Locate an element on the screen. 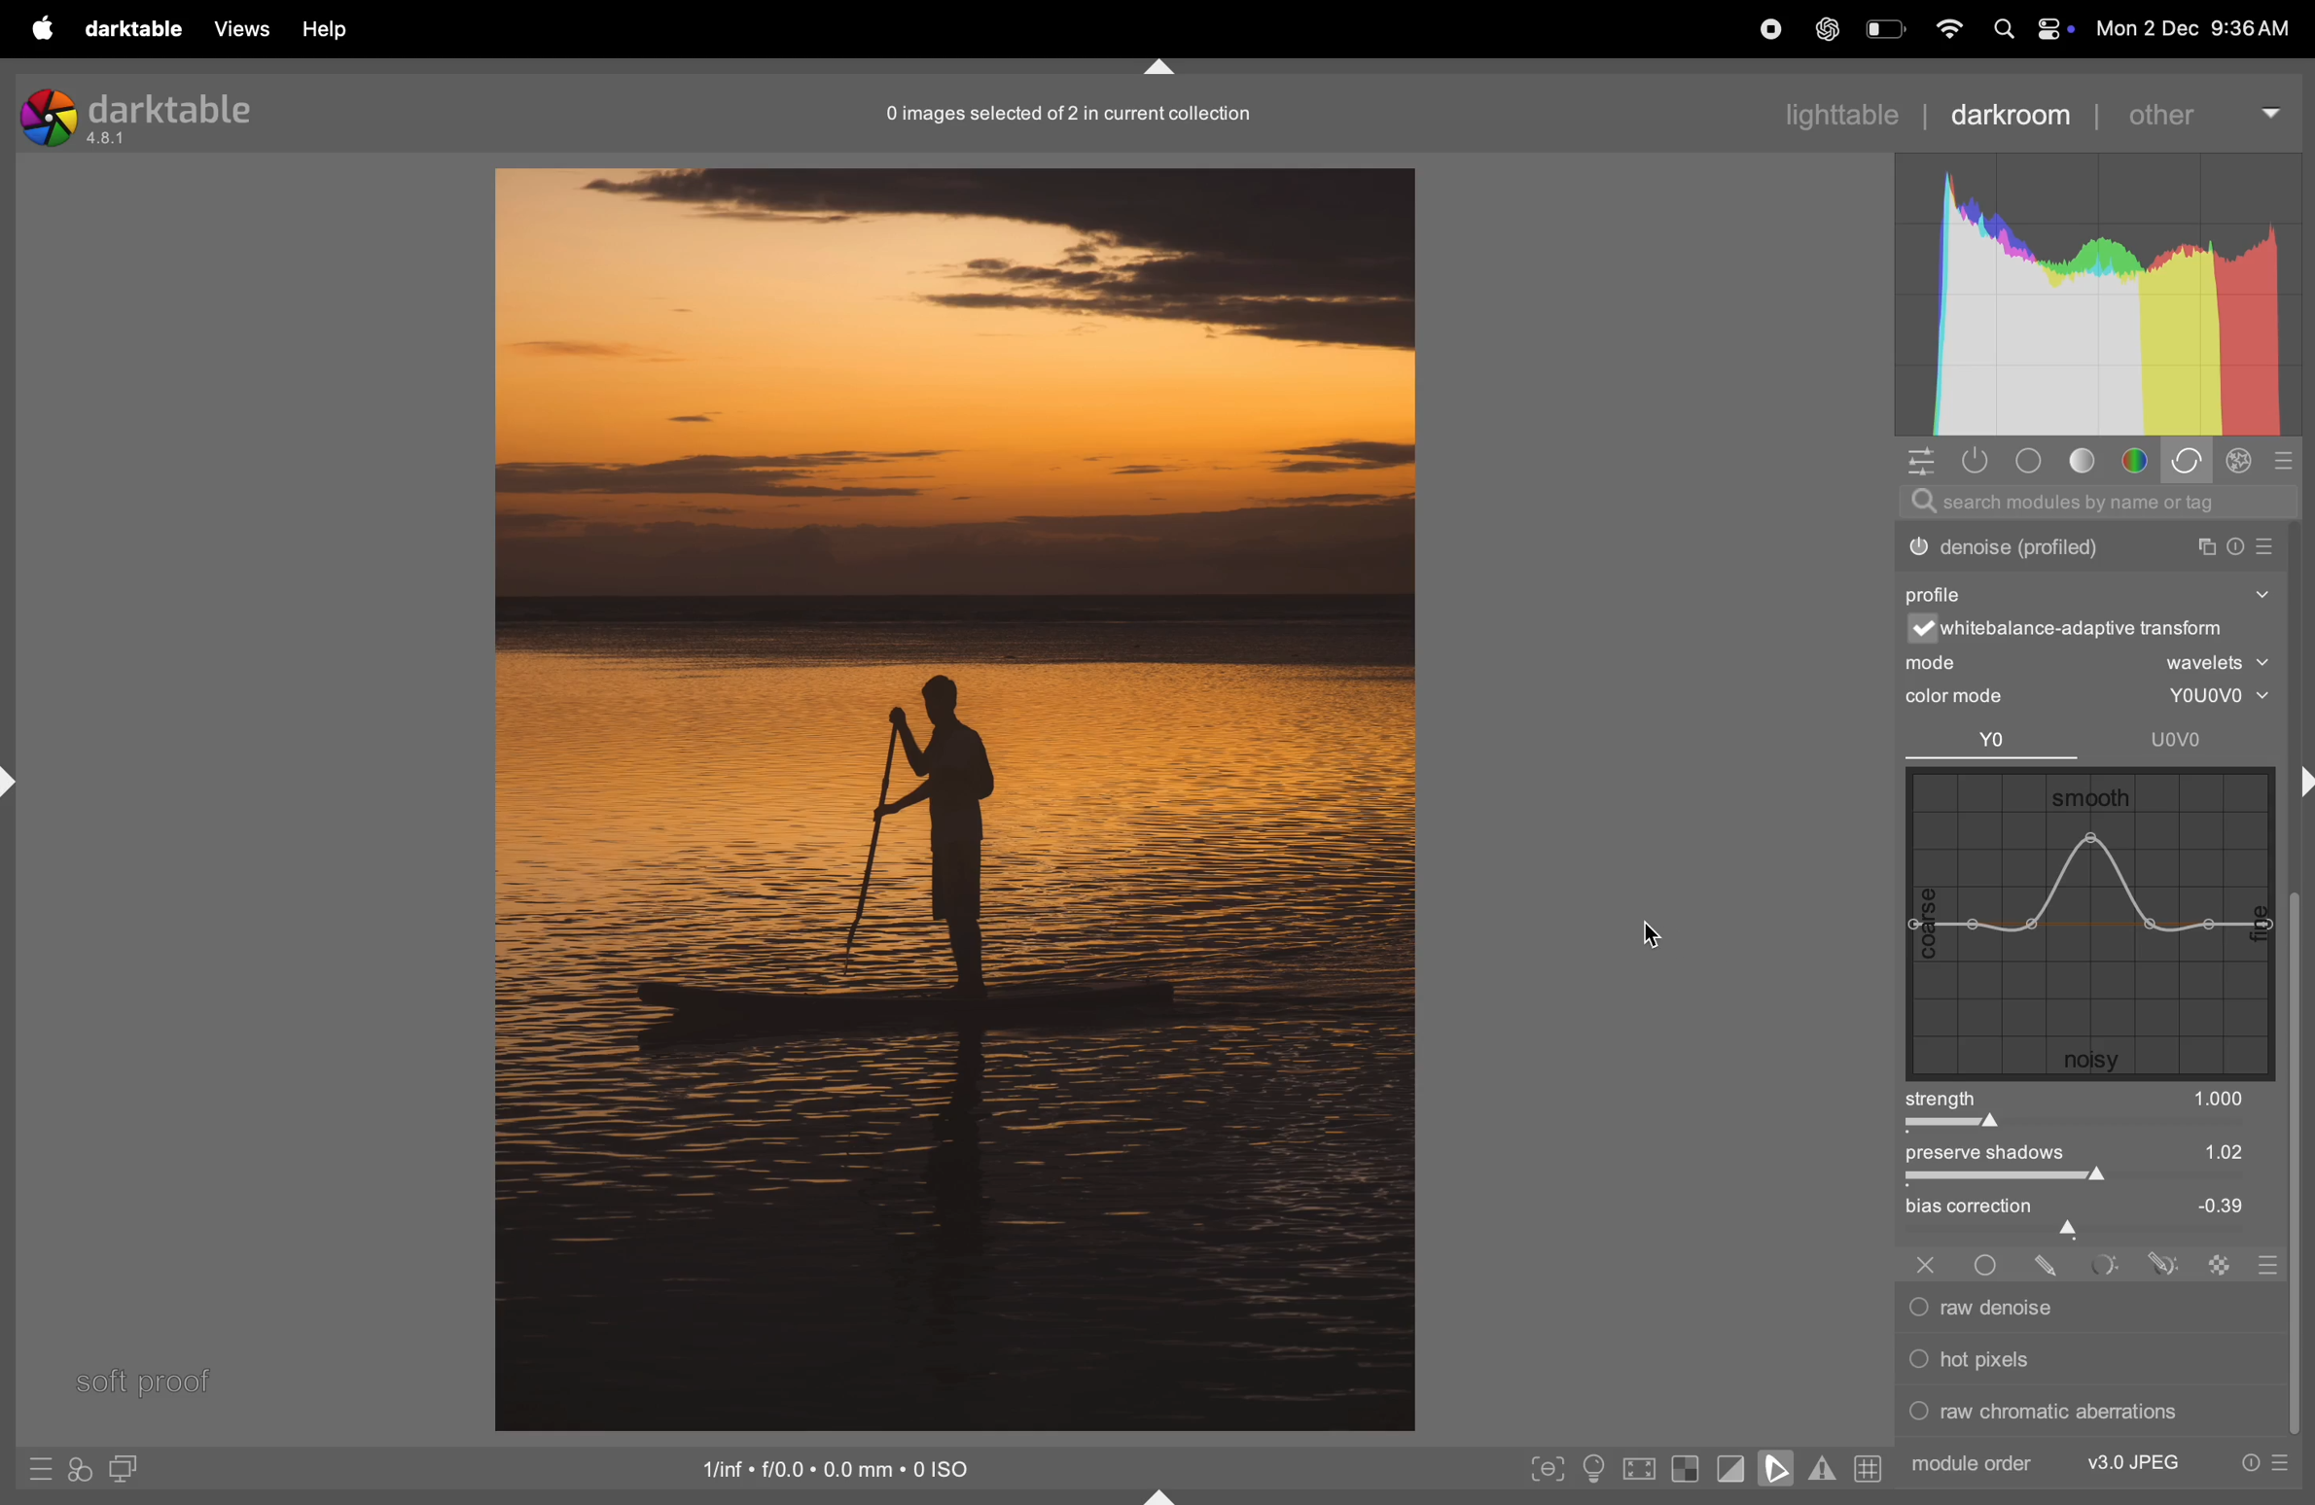 This screenshot has height=1505, width=2315. toggle bars is located at coordinates (2091, 1180).